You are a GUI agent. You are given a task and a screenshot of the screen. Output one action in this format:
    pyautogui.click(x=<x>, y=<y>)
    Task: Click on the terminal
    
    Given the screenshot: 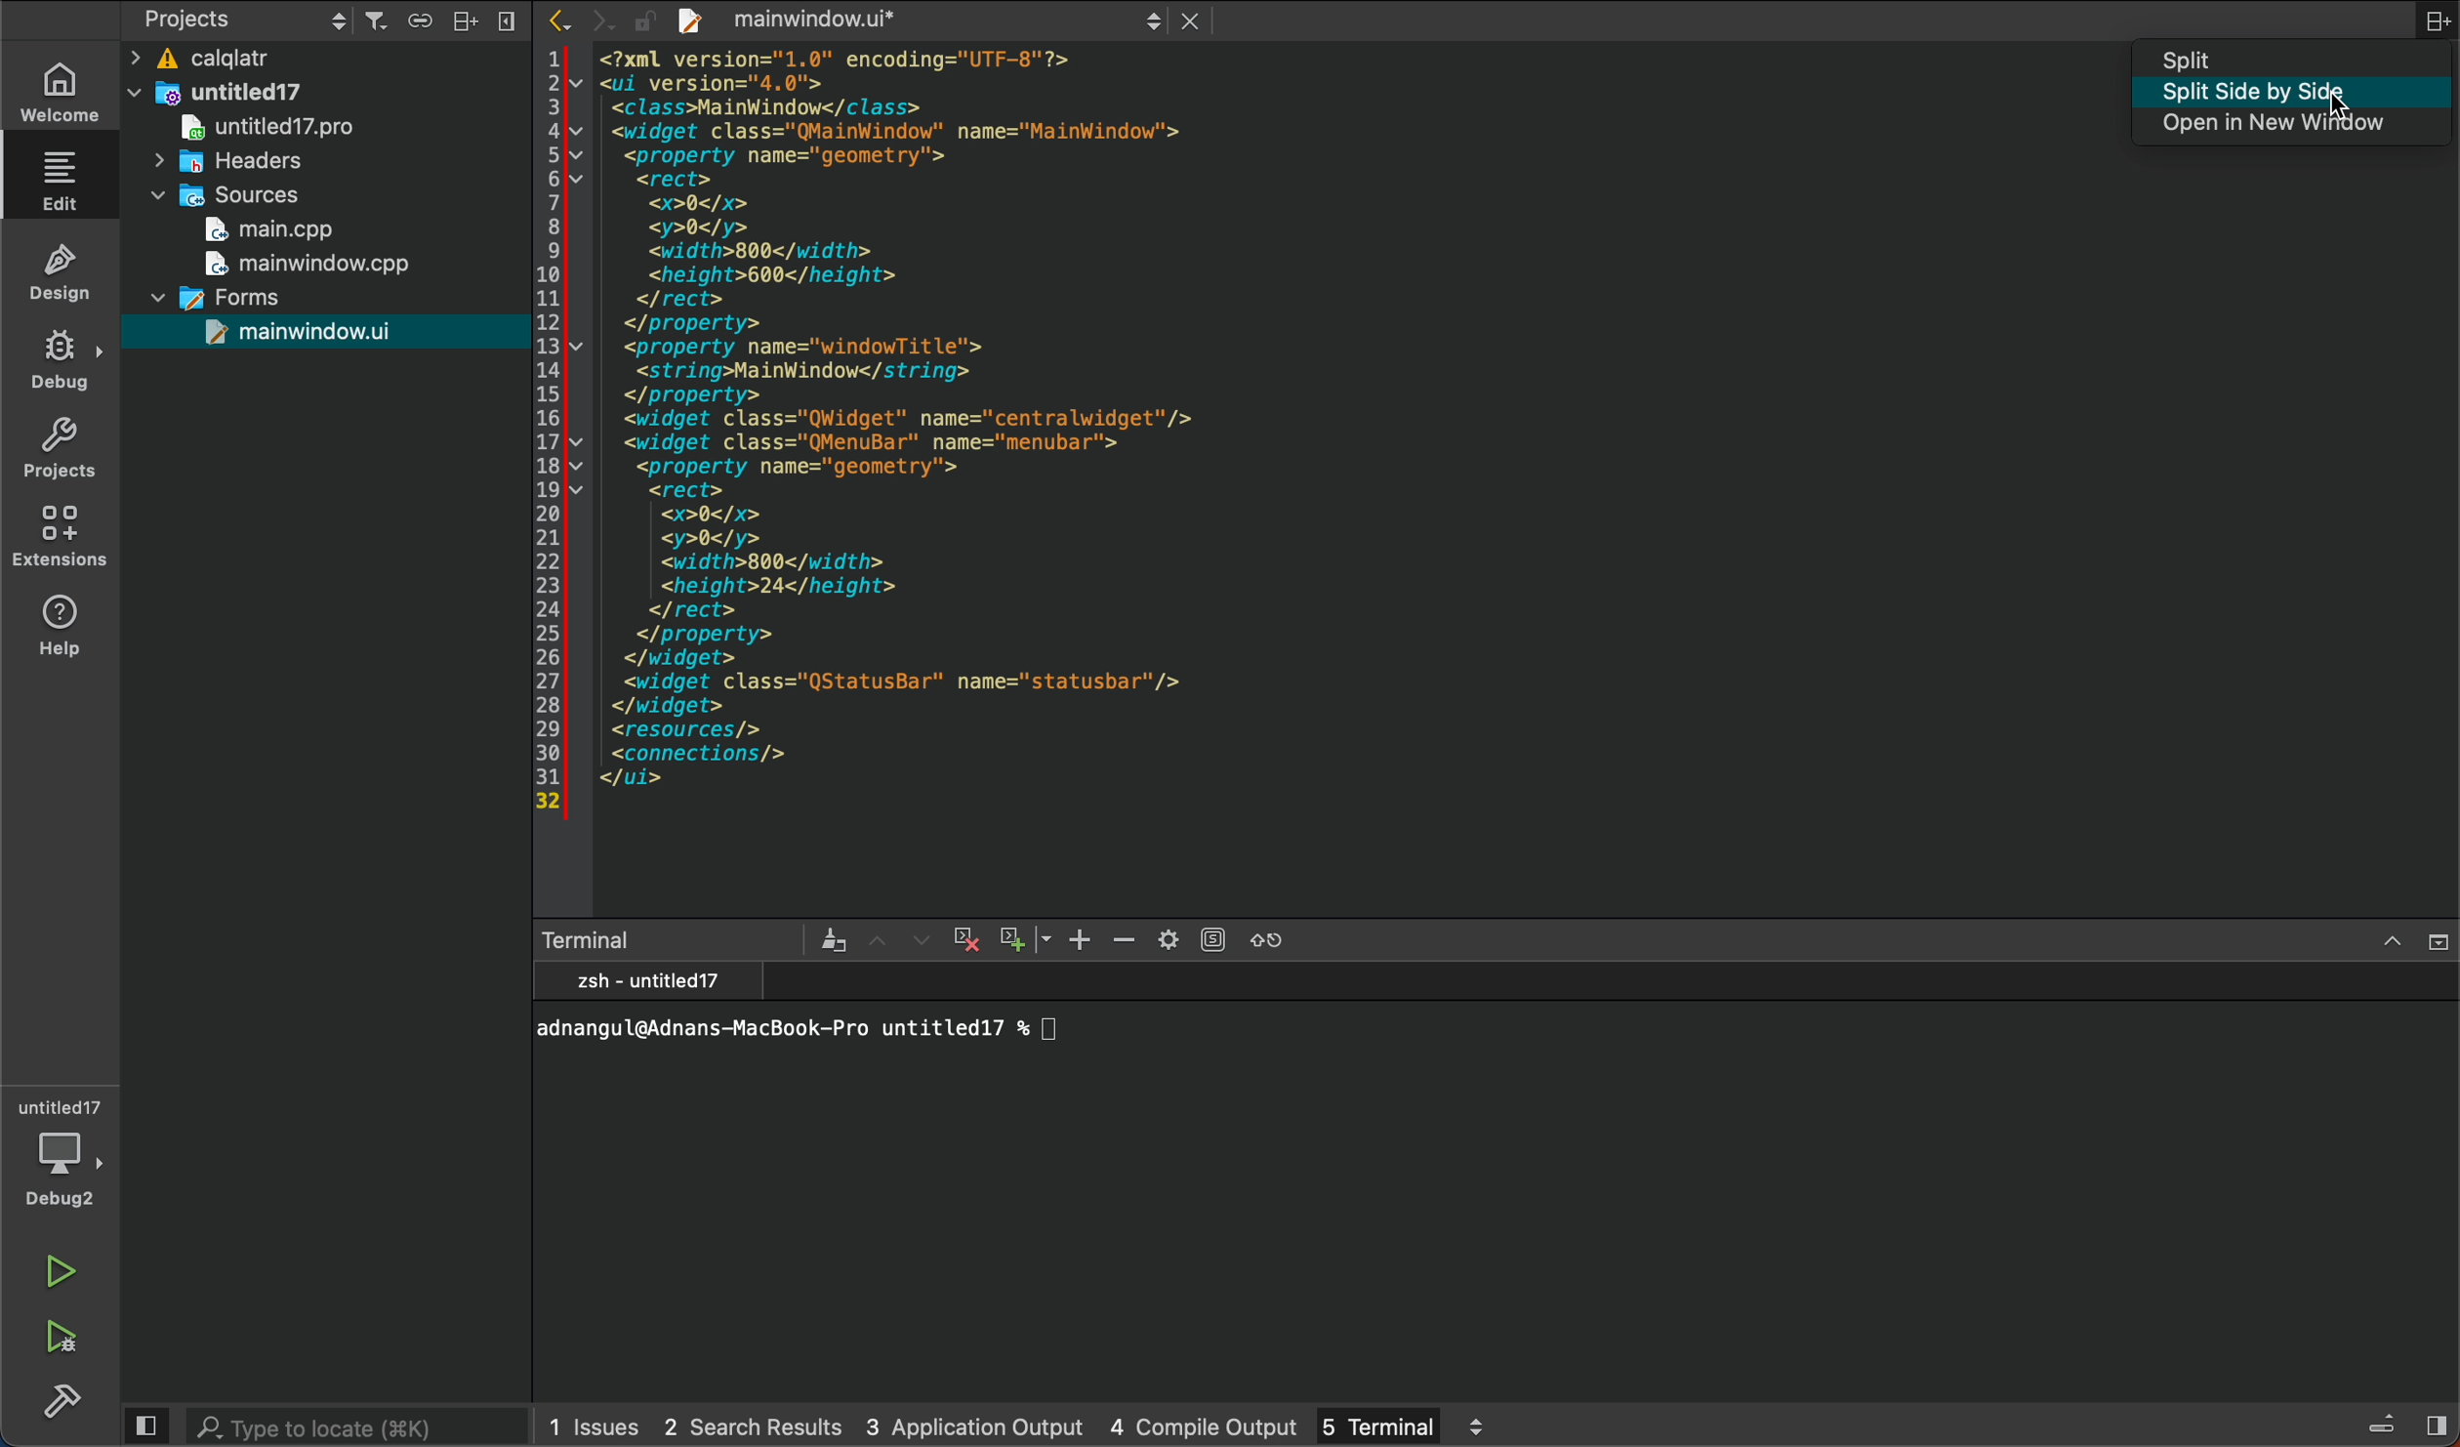 What is the action you would take?
    pyautogui.click(x=1400, y=1424)
    